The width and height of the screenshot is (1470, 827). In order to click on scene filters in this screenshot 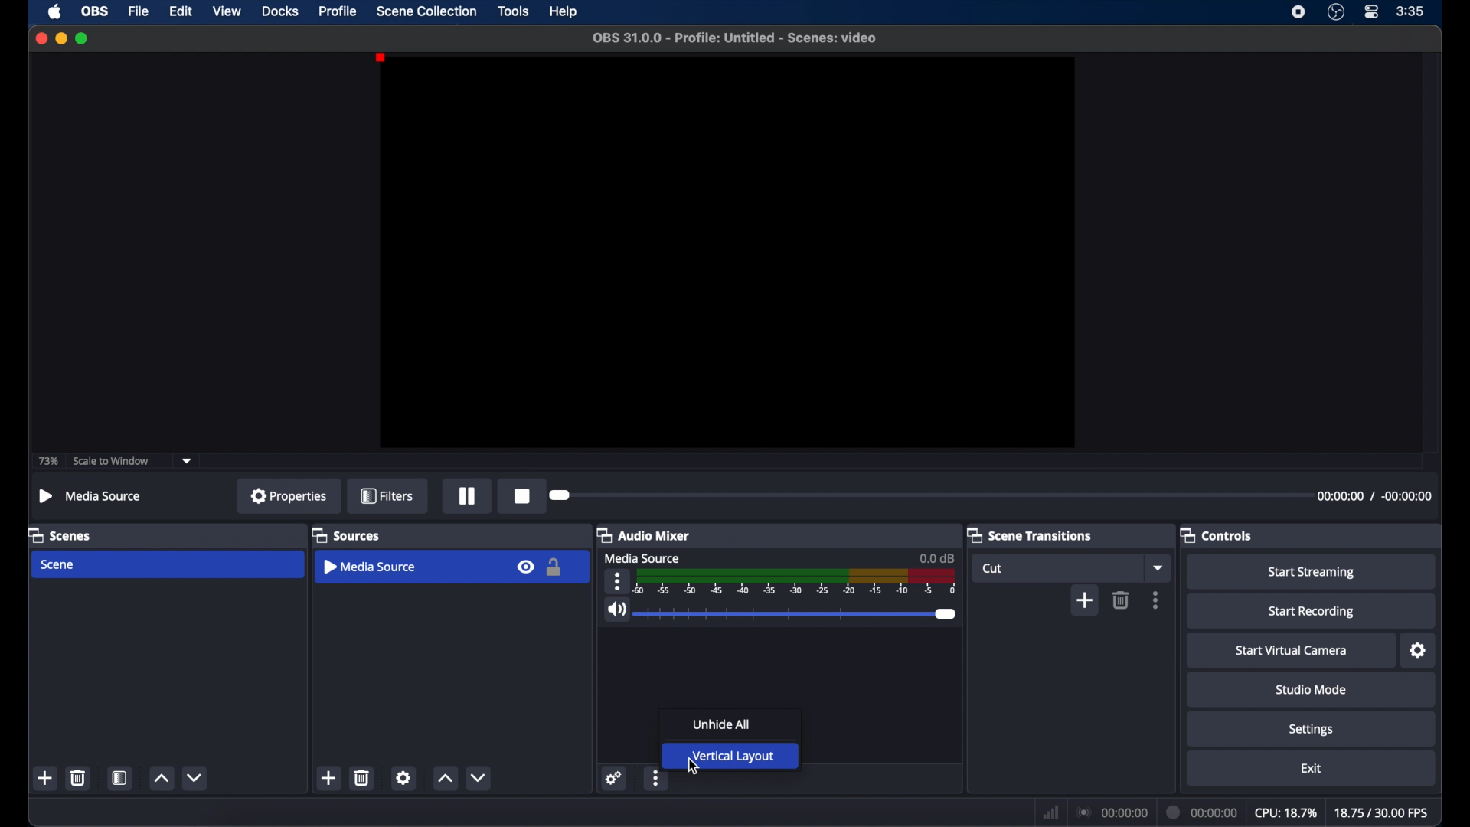, I will do `click(119, 777)`.